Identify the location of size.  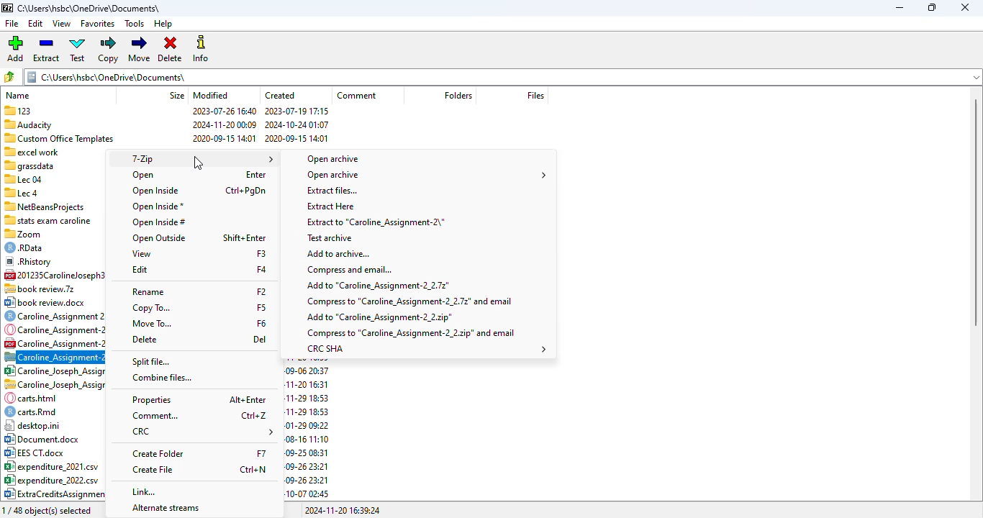
(177, 95).